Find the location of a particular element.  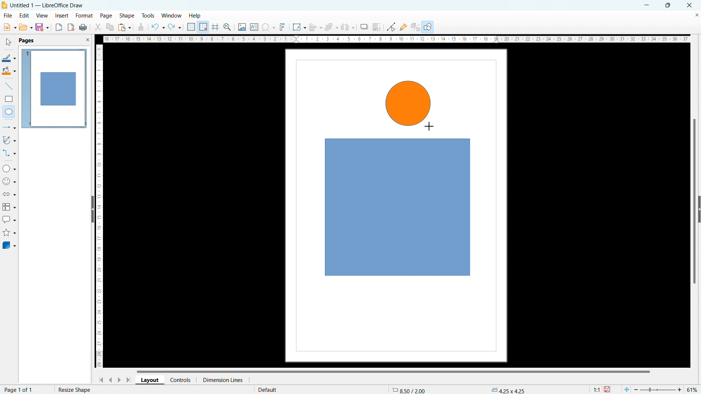

arrange is located at coordinates (331, 27).